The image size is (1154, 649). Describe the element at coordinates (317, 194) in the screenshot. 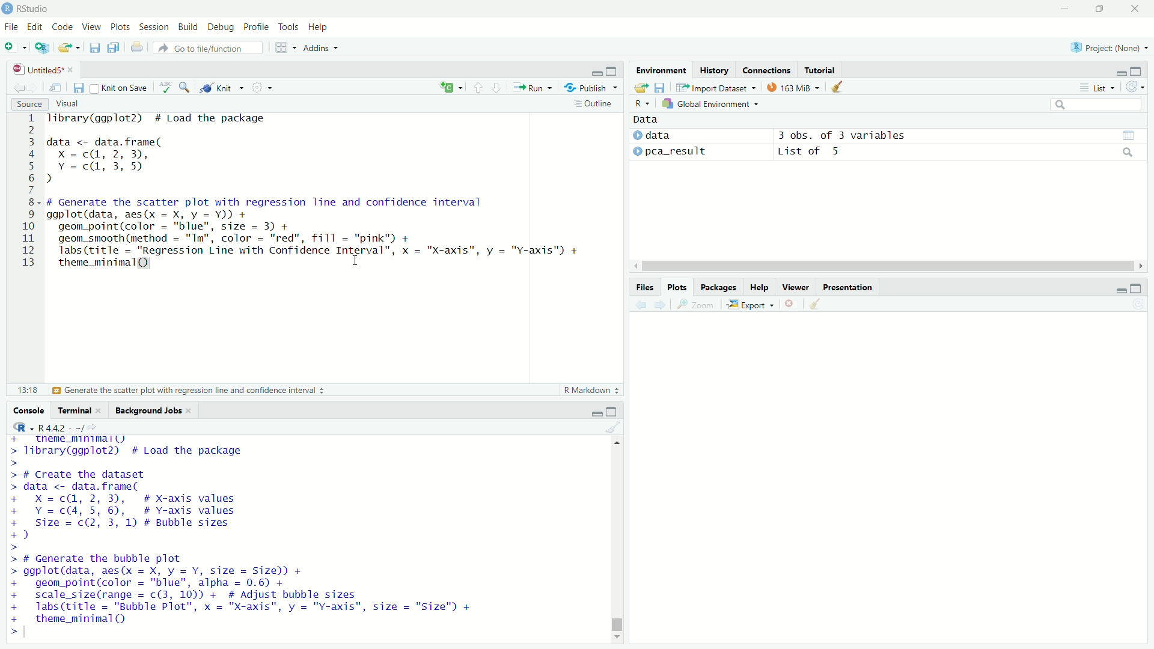

I see `Tibrary(ggplot2) # Load the package
data <- data.frame(
Xx =c(@, 2, 3),
Y =c@, 3,5)
d
# Generate the scatter plot with regression line and confidence interval
ggplot(data, aes(x = X, y = Y)) +
geom_point(color = "blue", size = 3) +
geom_smooth(method = "Im", color = "red", fill = "pink") +
labs(title = "Regression Line with Confidence Interval”, x = "X-axis", y = "Y-axis") +
theme_minimal(Q) I` at that location.